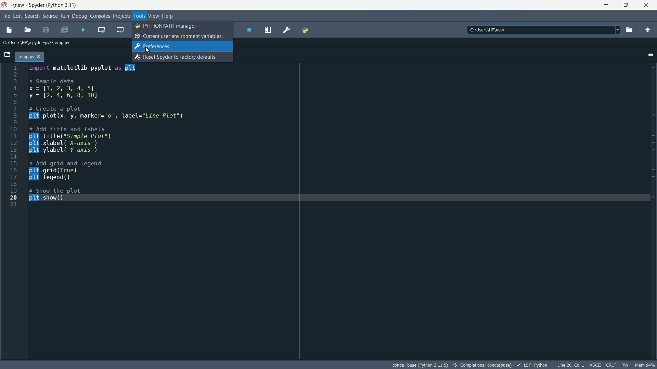 The height and width of the screenshot is (369, 657). What do you see at coordinates (420, 365) in the screenshot?
I see `interpreter` at bounding box center [420, 365].